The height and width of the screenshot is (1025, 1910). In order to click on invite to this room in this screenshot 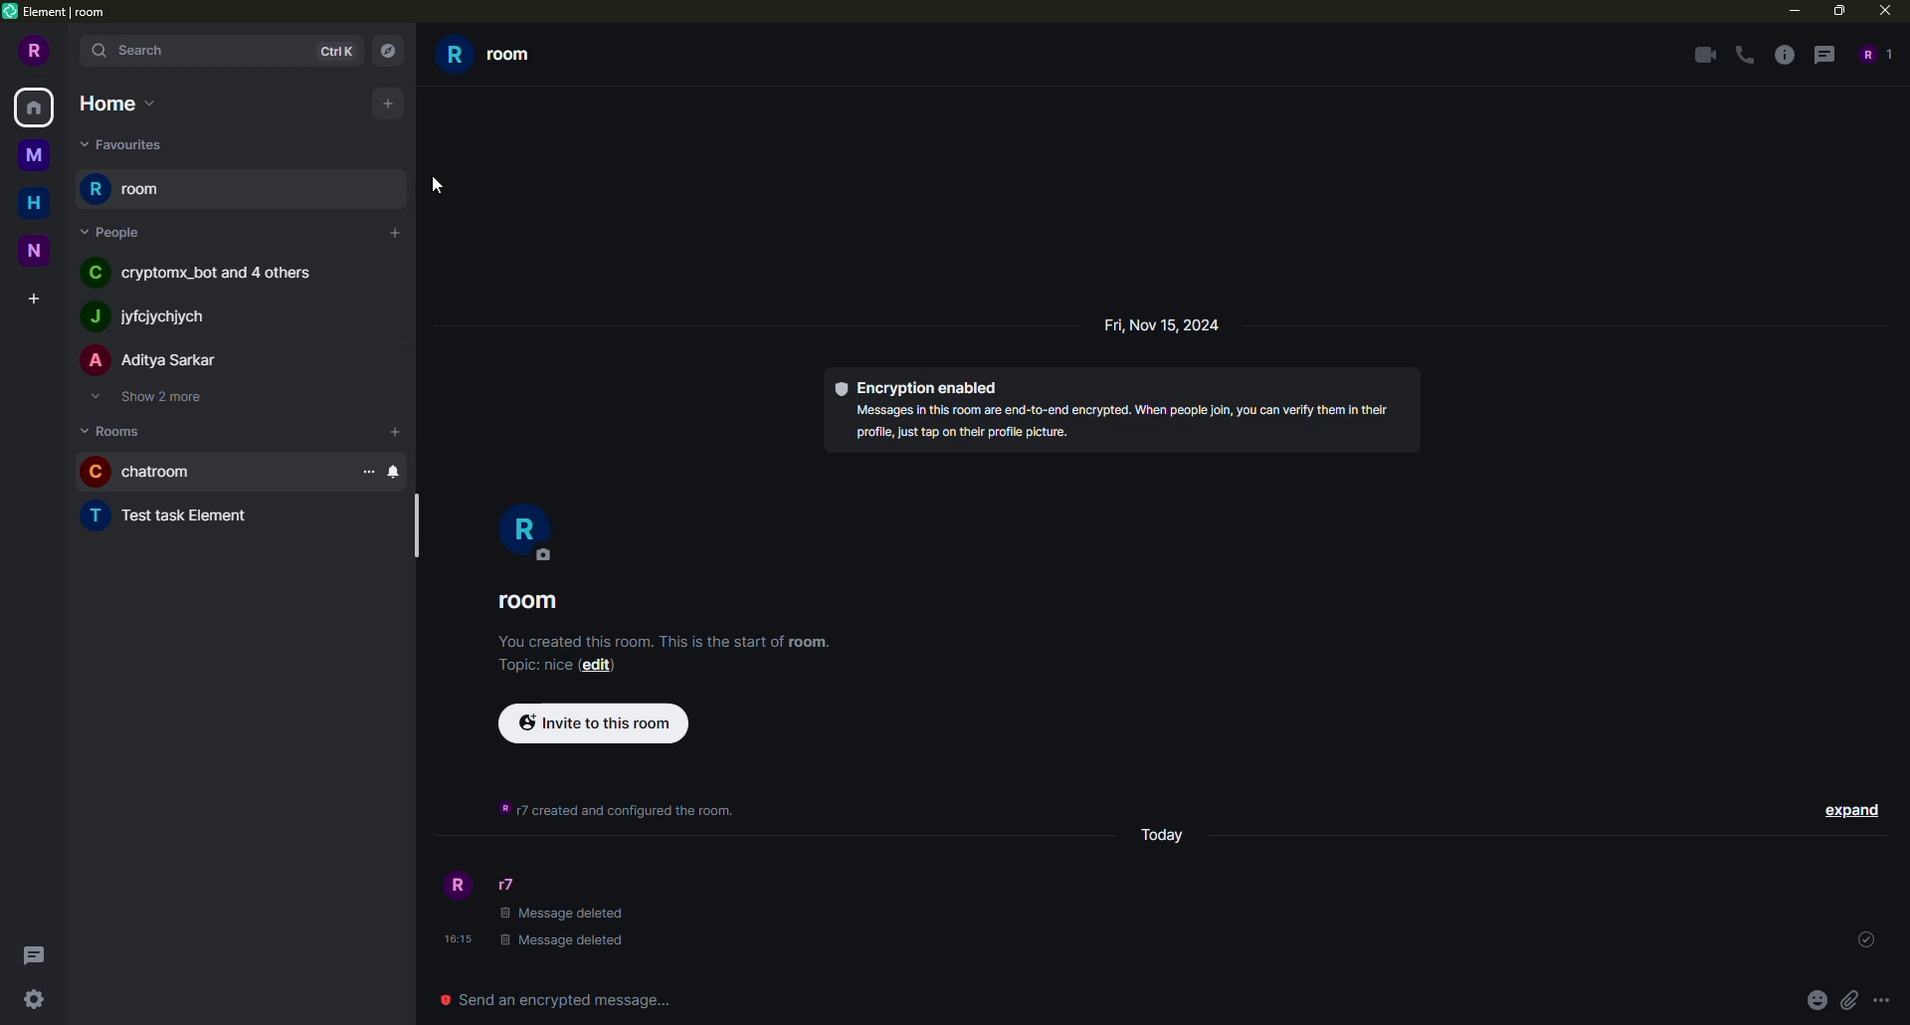, I will do `click(594, 724)`.